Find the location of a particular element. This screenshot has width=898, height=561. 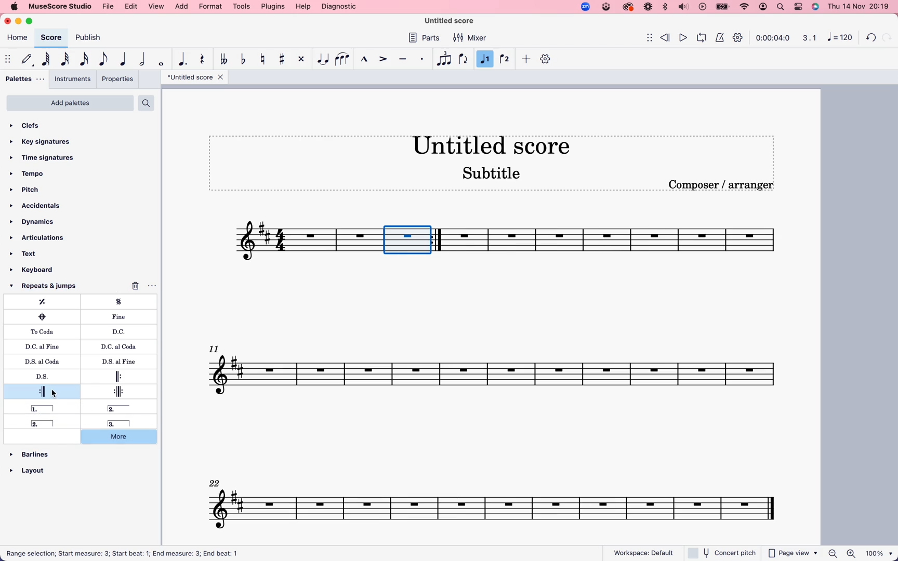

flip direction is located at coordinates (464, 59).